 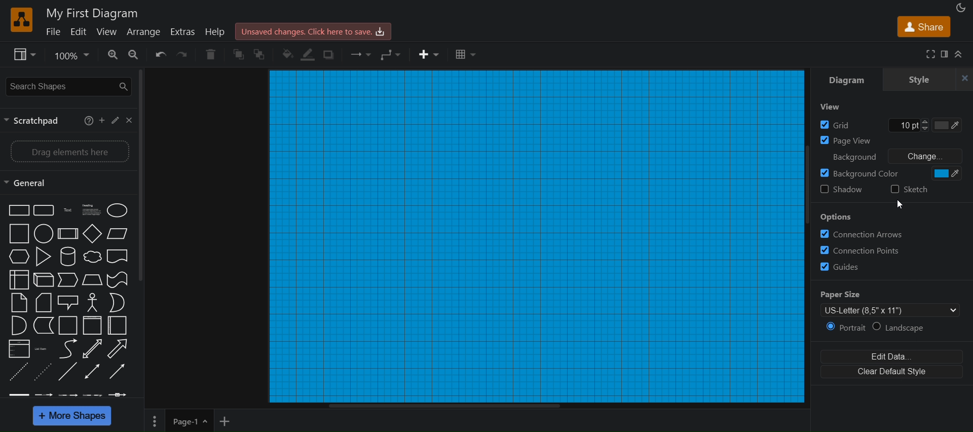 I want to click on grid, so click(x=889, y=124).